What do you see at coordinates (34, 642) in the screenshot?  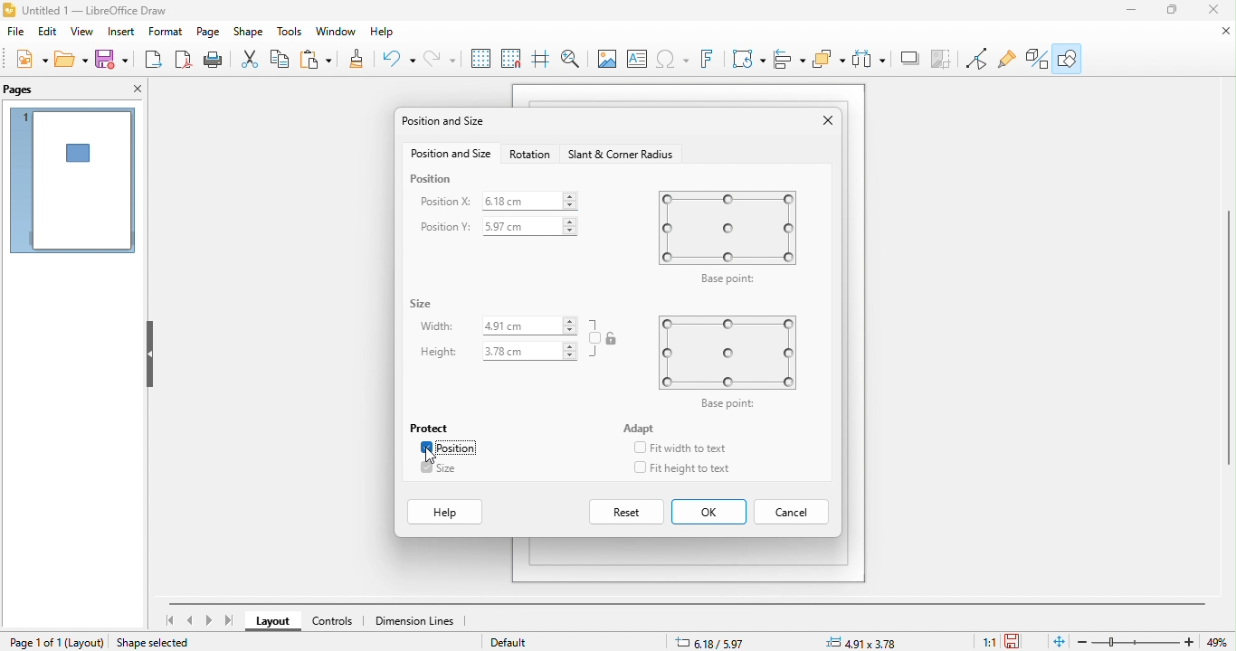 I see `page 1 of 1` at bounding box center [34, 642].